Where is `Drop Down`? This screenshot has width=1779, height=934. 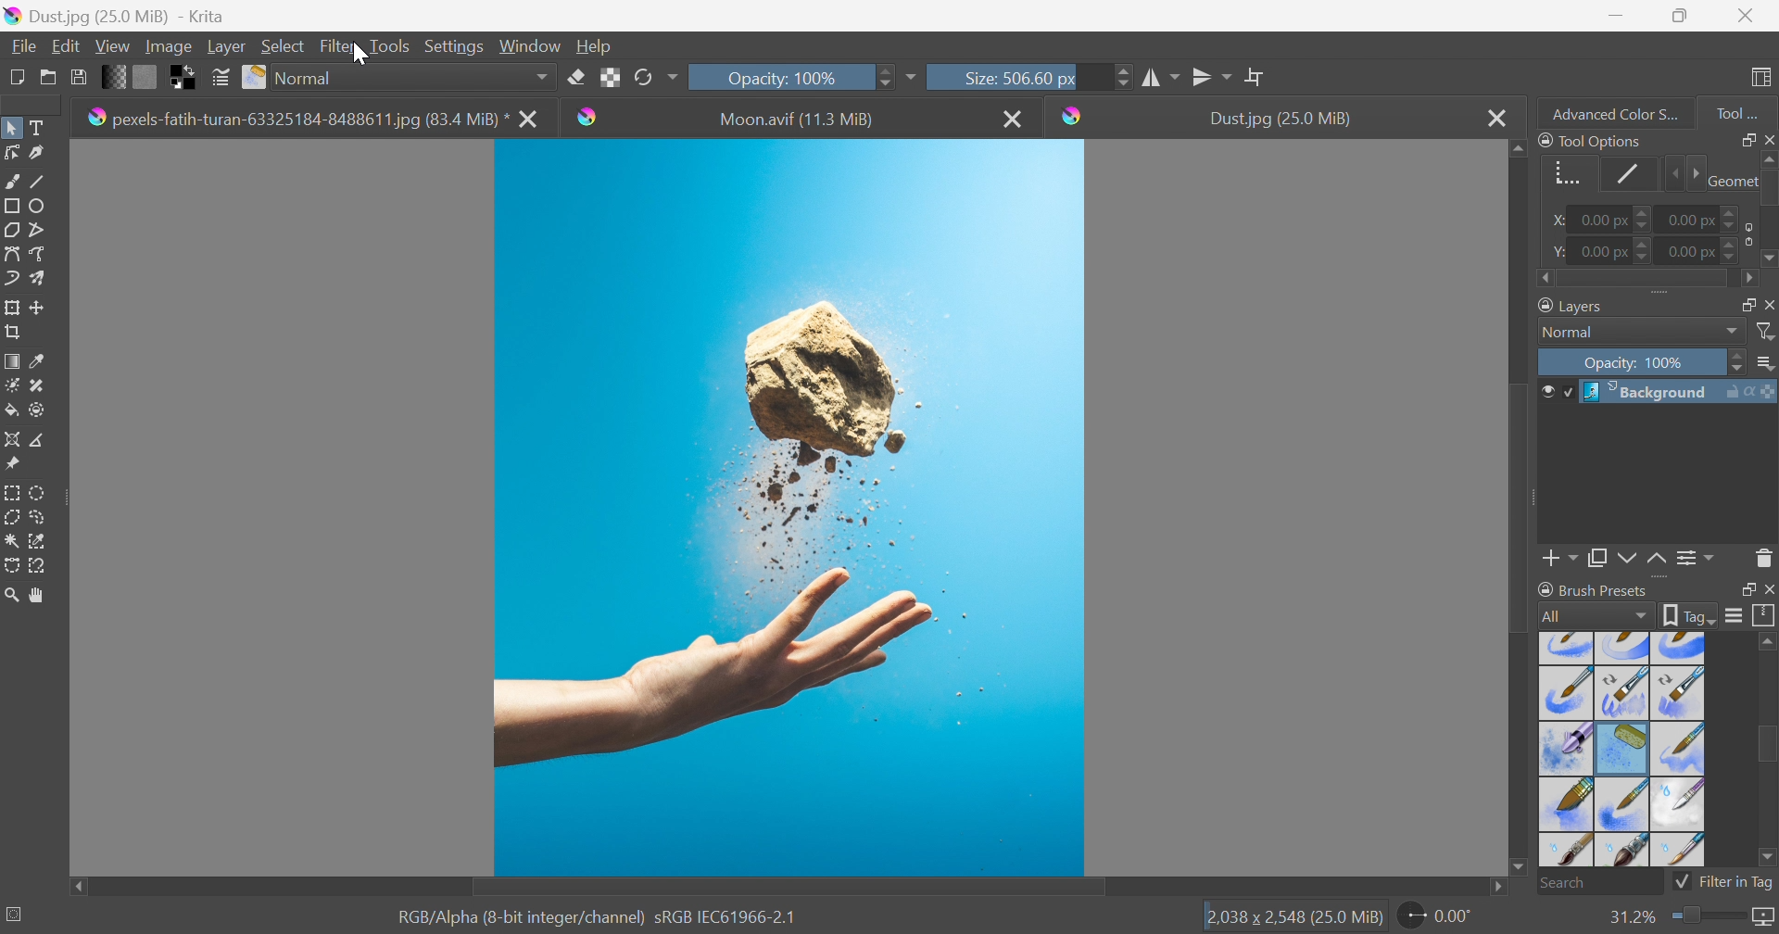 Drop Down is located at coordinates (1767, 364).